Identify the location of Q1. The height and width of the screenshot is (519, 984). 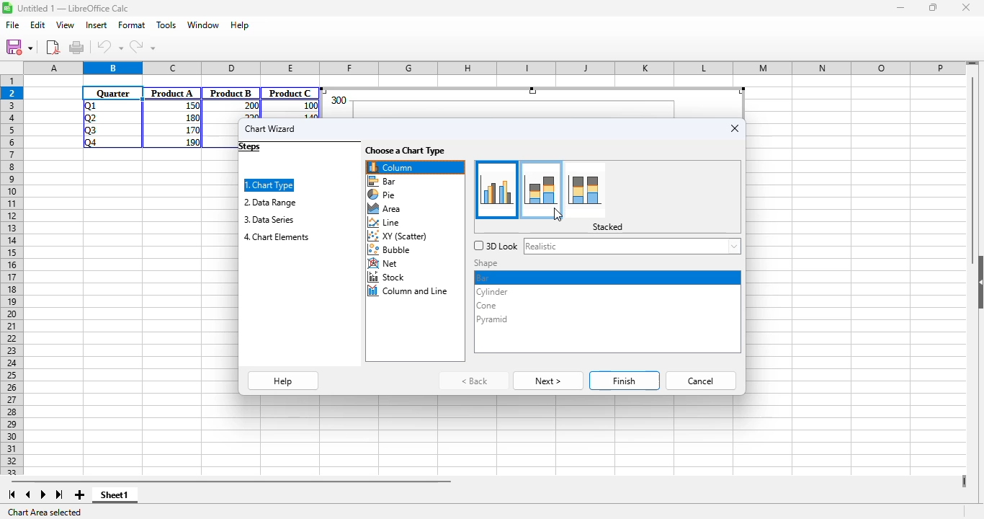
(89, 105).